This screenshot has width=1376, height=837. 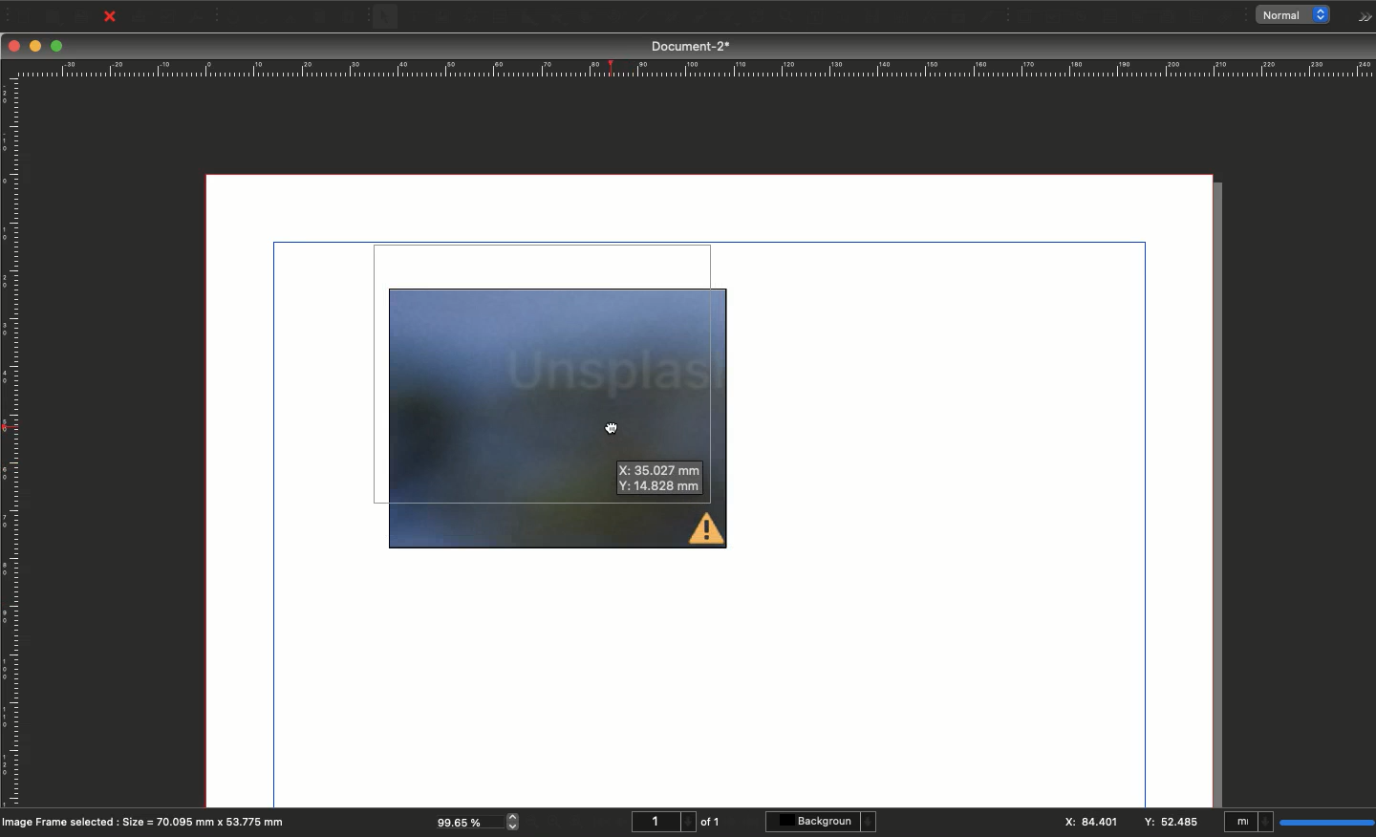 What do you see at coordinates (1199, 17) in the screenshot?
I see `Text annotation` at bounding box center [1199, 17].